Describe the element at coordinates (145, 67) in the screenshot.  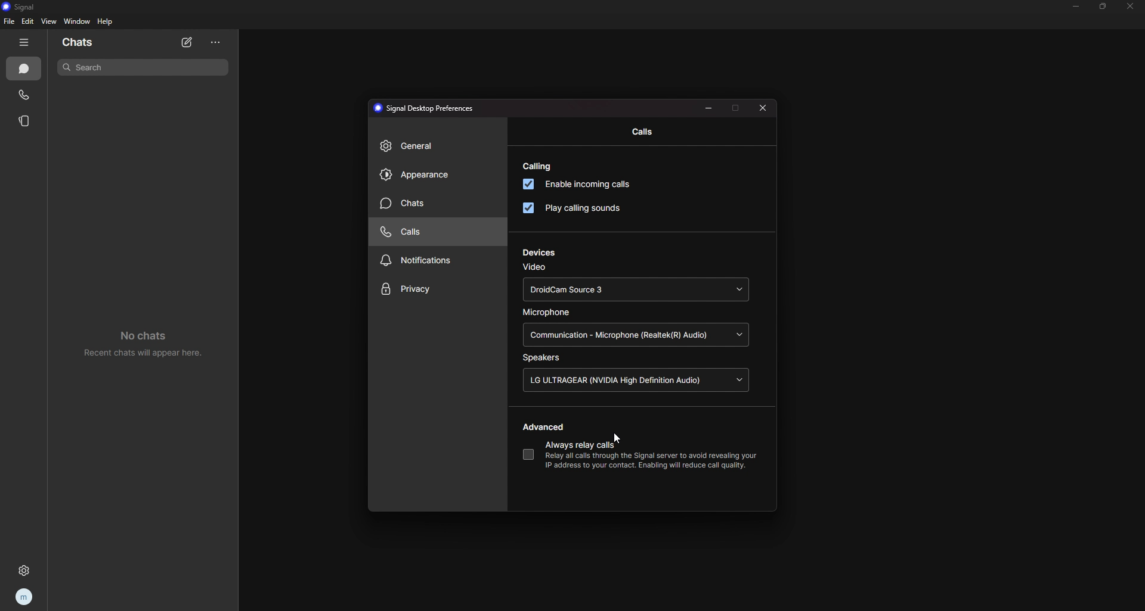
I see `search` at that location.